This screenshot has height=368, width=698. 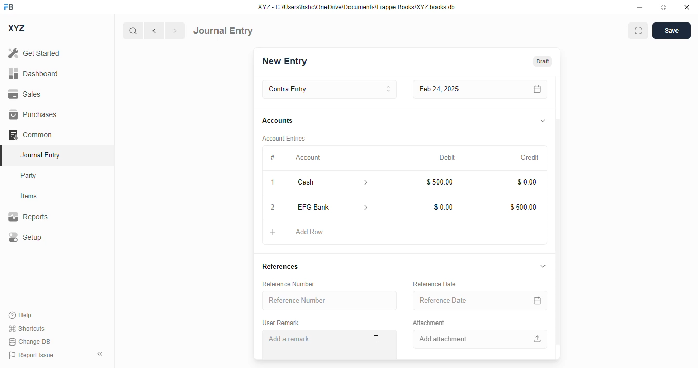 I want to click on reference number, so click(x=289, y=284).